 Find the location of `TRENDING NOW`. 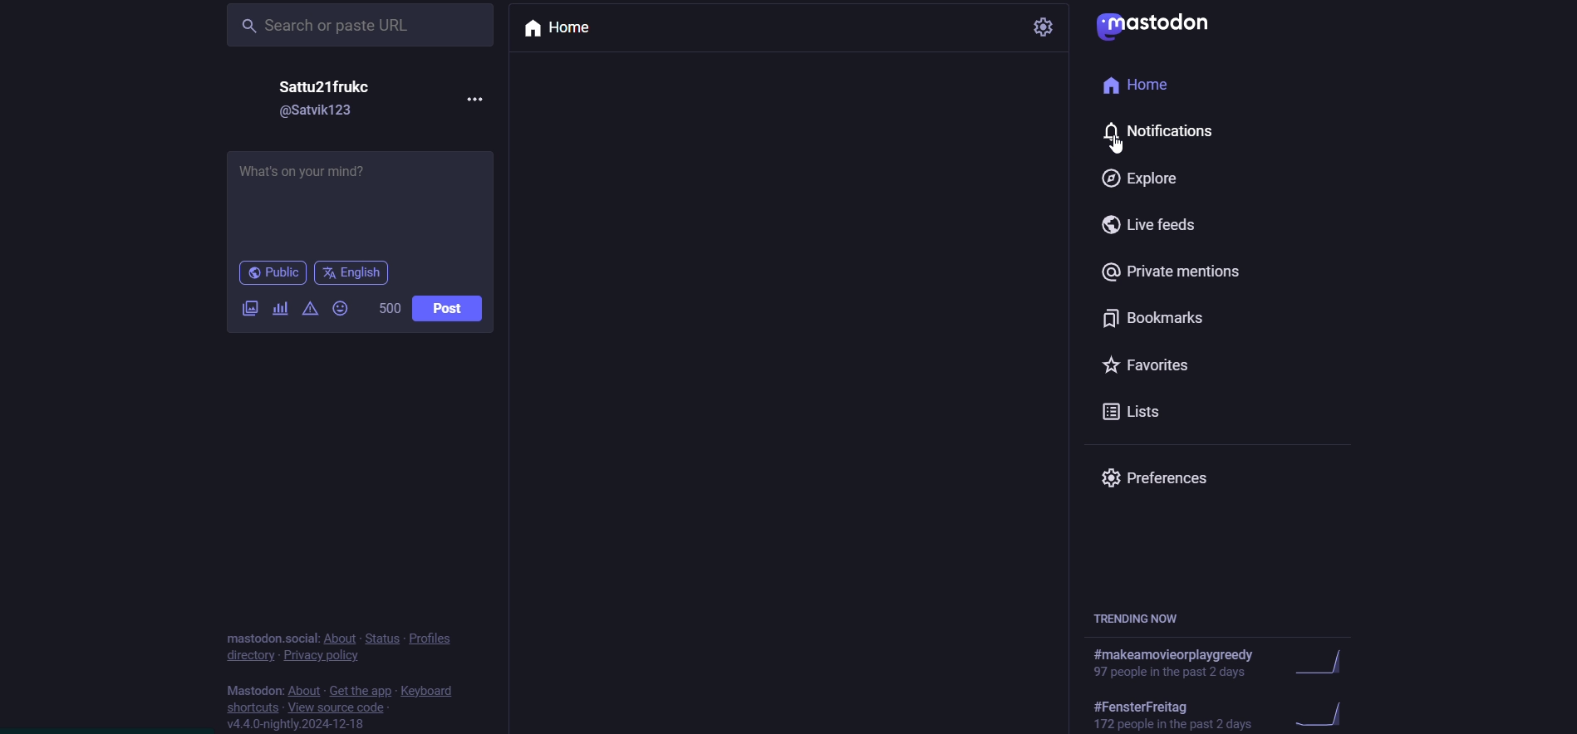

TRENDING NOW is located at coordinates (1137, 617).